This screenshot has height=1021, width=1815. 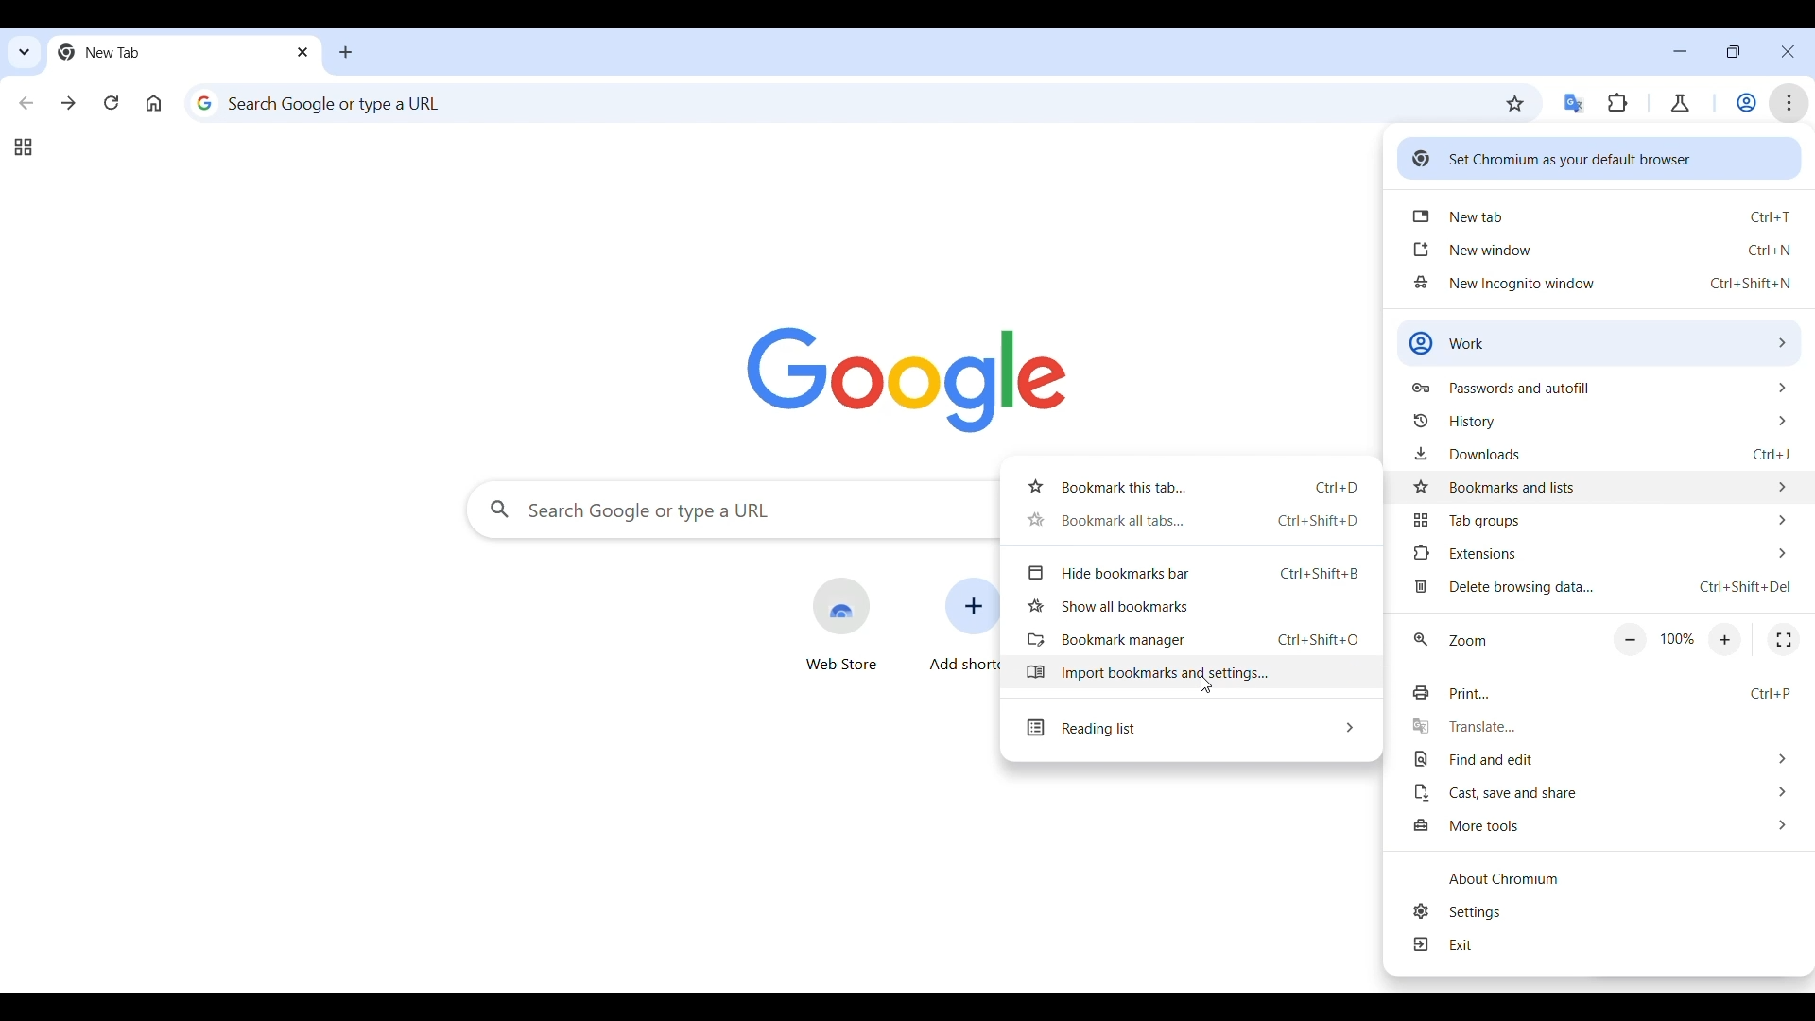 What do you see at coordinates (1603, 283) in the screenshot?
I see `new incognito window` at bounding box center [1603, 283].